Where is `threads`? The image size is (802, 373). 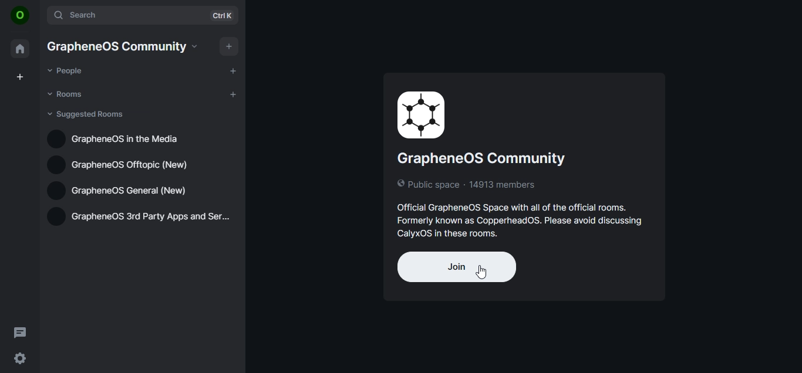 threads is located at coordinates (21, 332).